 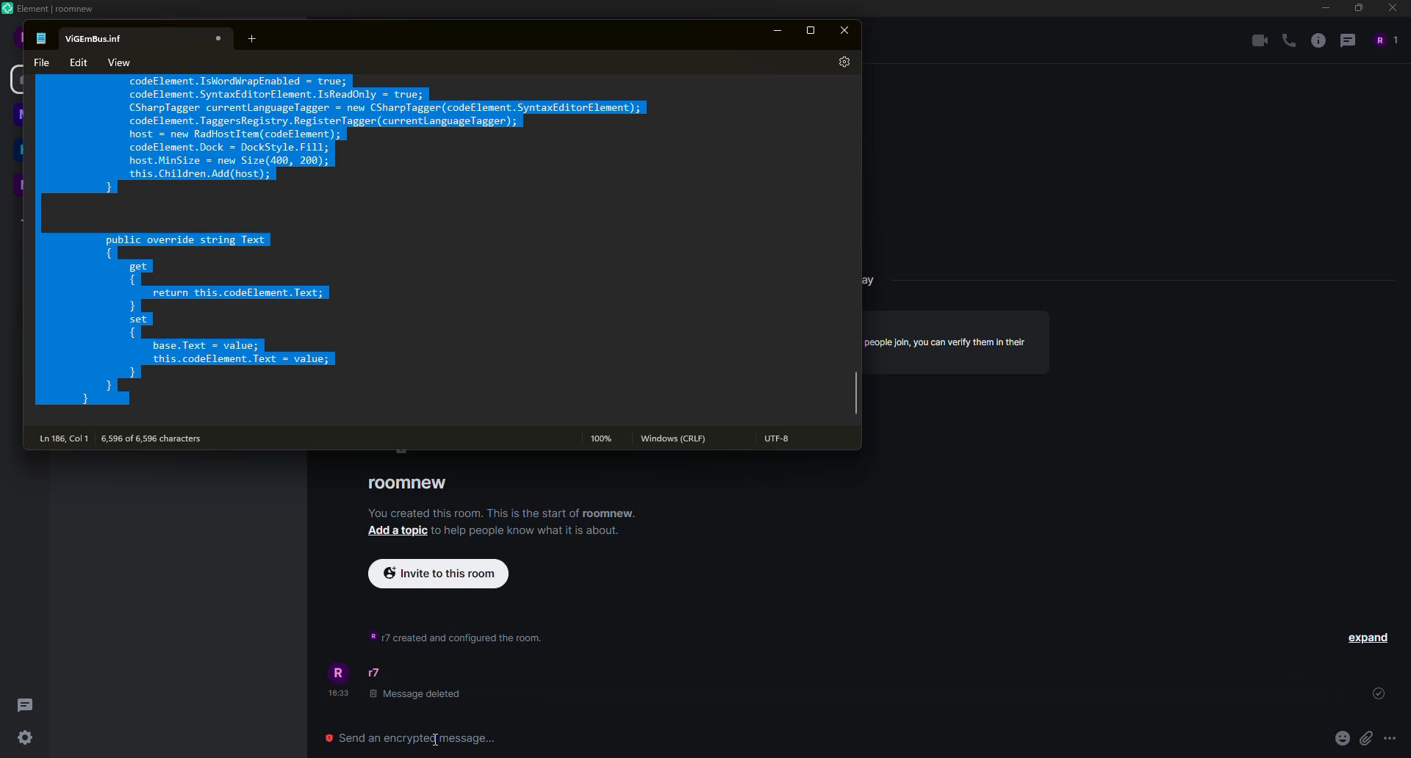 I want to click on add, so click(x=248, y=38).